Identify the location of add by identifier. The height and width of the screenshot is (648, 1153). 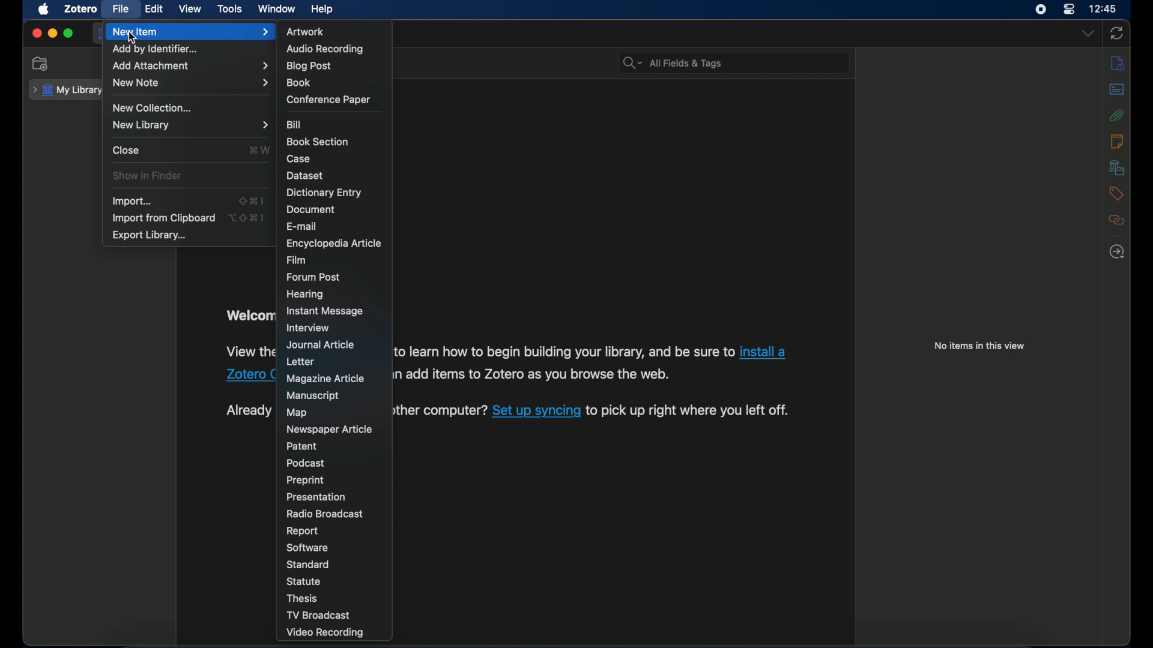
(154, 49).